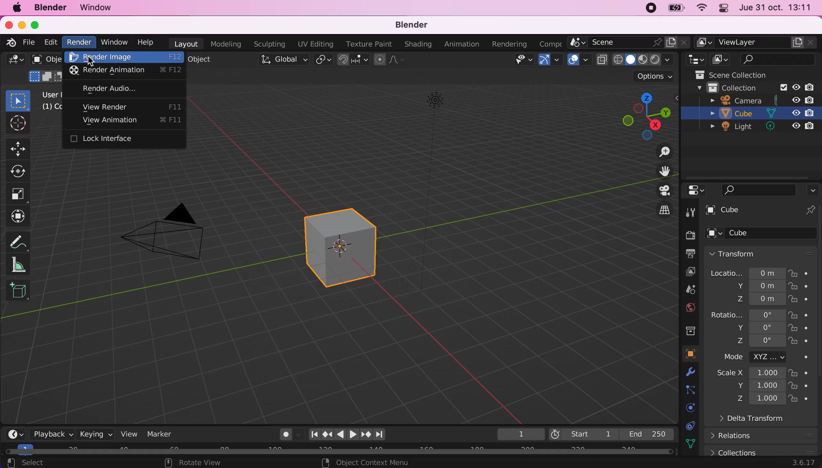  I want to click on Cursor on render image, so click(124, 57).